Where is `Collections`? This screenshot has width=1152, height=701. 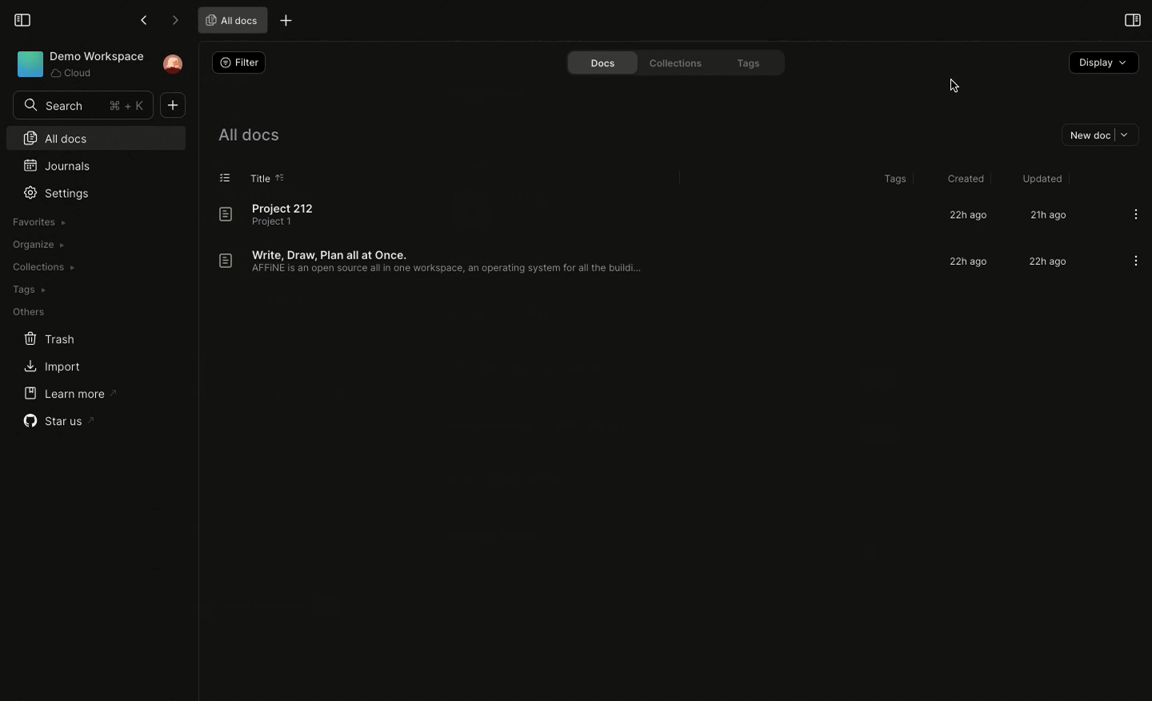
Collections is located at coordinates (676, 63).